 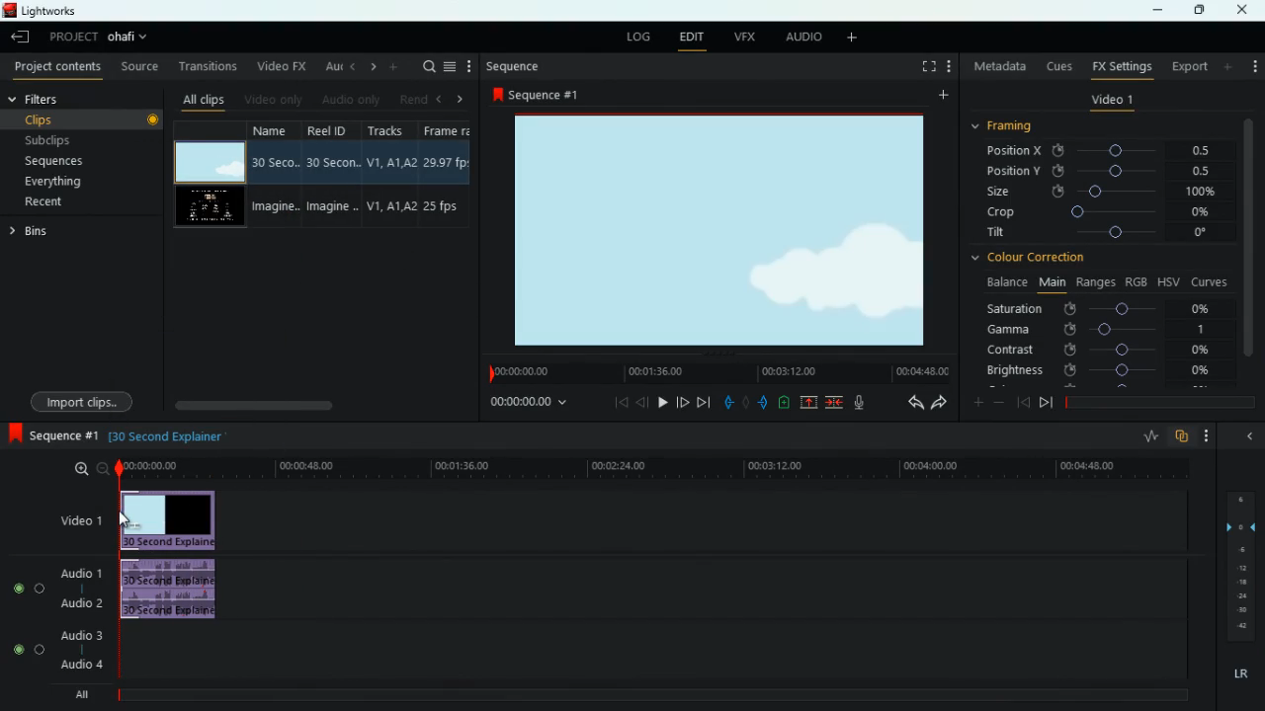 I want to click on 0 (layer), so click(x=1237, y=524).